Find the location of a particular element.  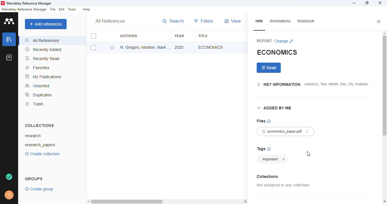

year is located at coordinates (179, 36).